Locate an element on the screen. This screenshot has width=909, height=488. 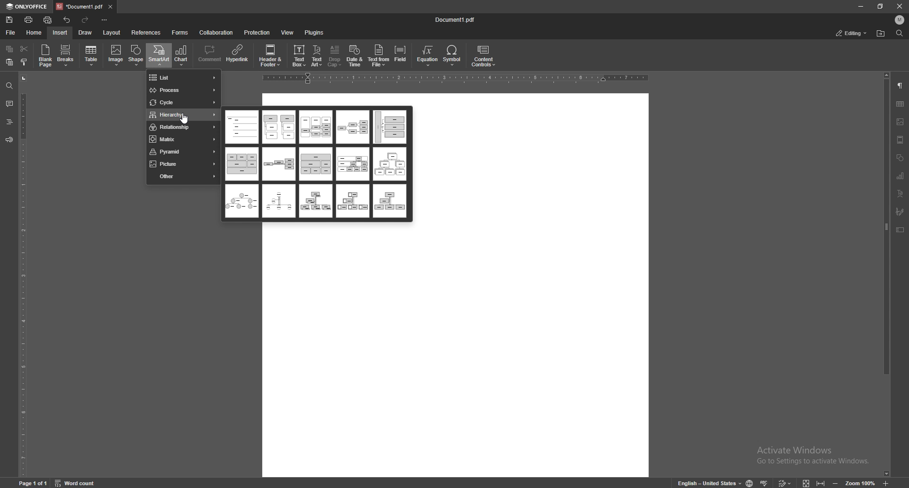
matrix is located at coordinates (182, 139).